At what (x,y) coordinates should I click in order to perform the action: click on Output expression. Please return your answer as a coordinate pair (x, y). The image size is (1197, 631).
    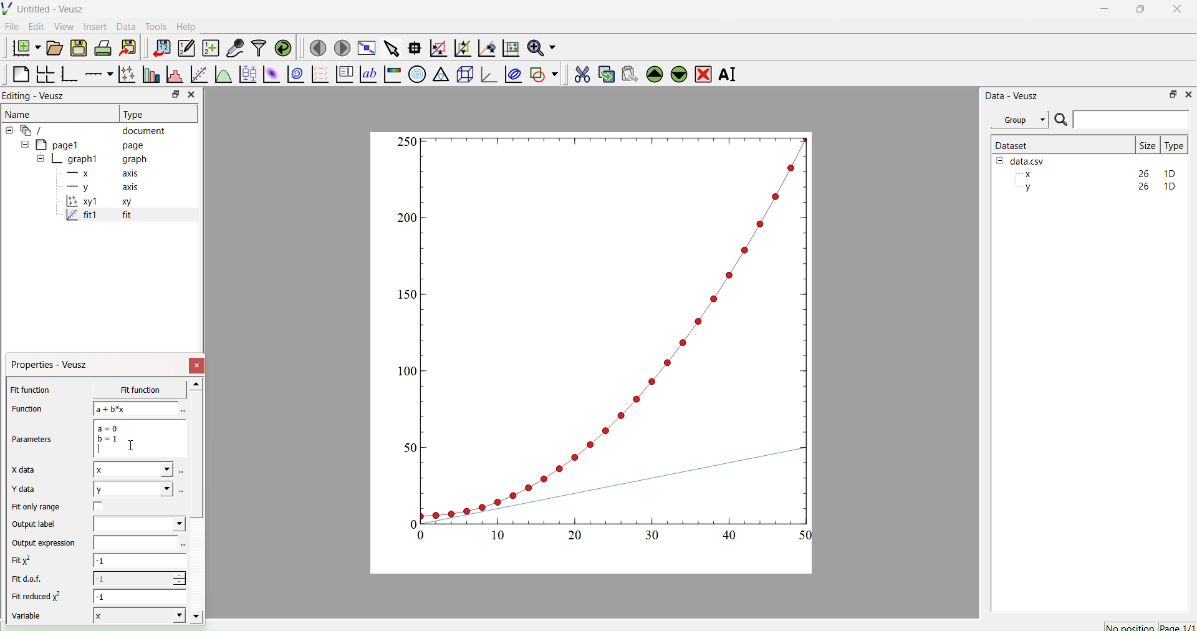
    Looking at the image, I should click on (47, 543).